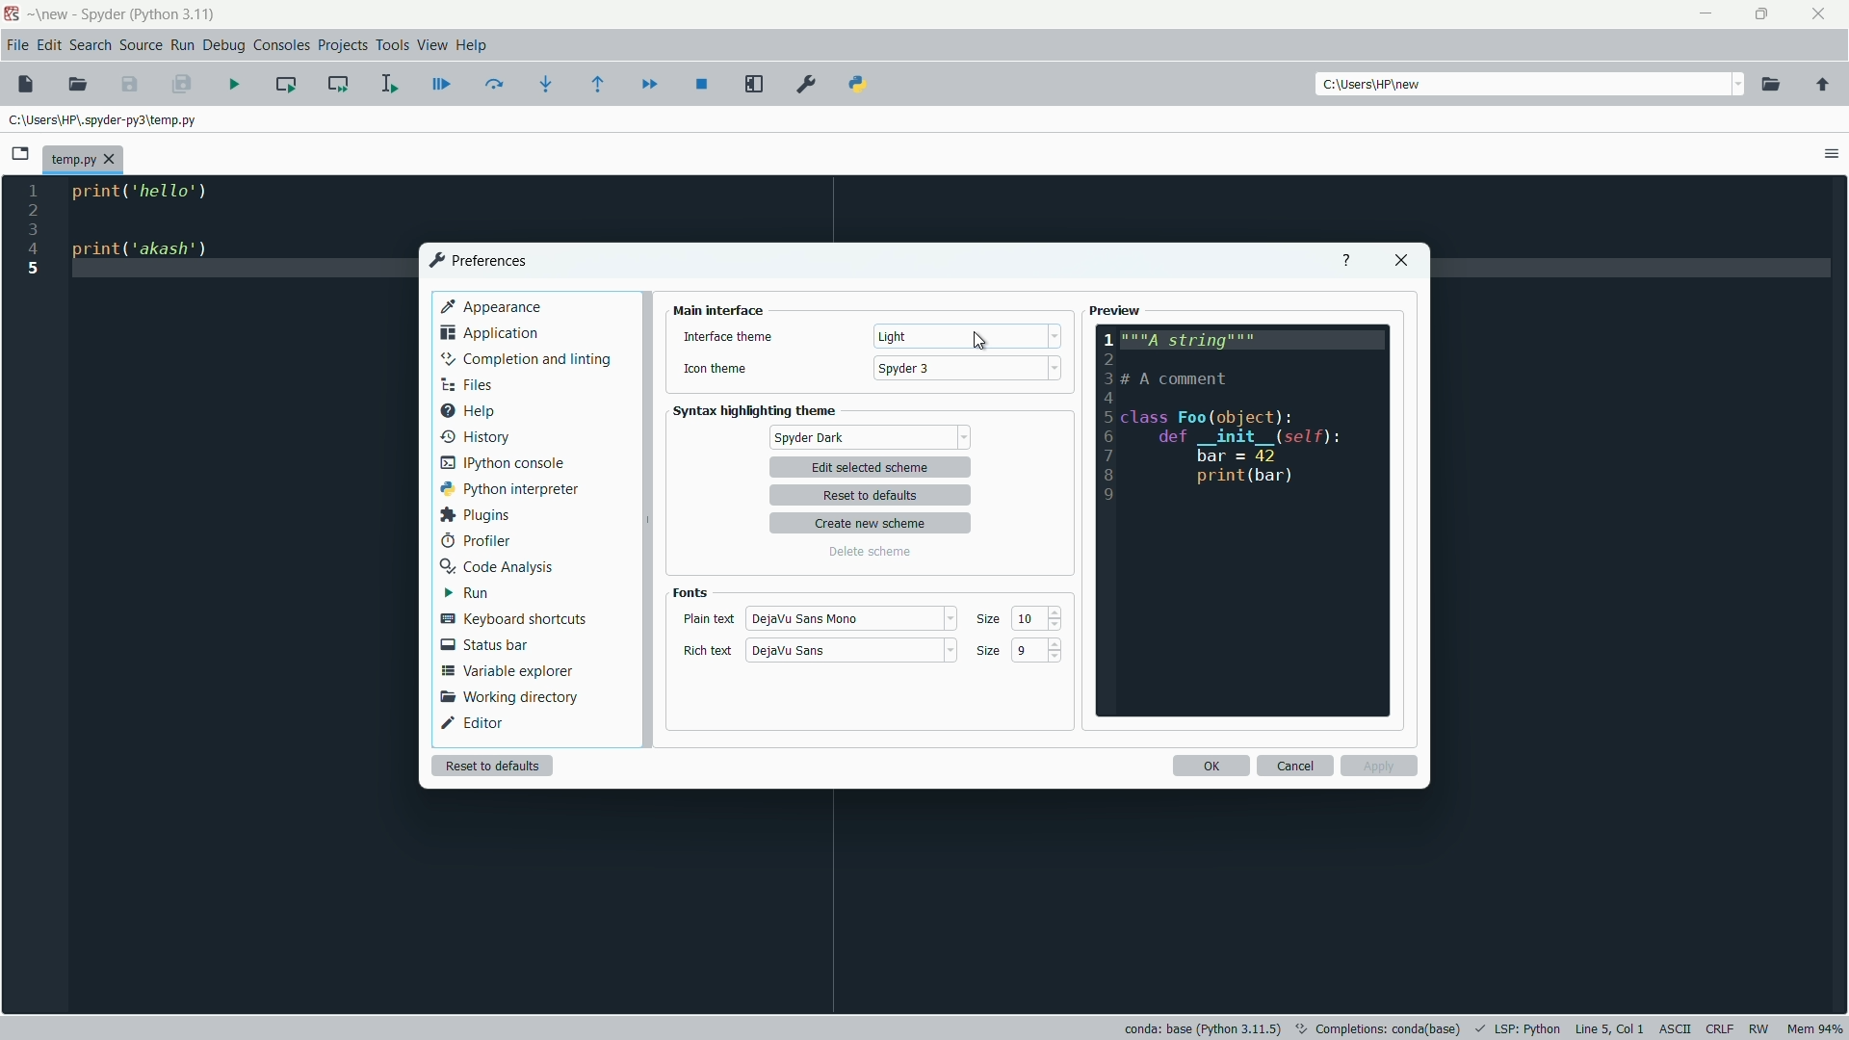 Image resolution: width=1849 pixels, height=1040 pixels. Describe the element at coordinates (1674, 1029) in the screenshot. I see `file encoding` at that location.